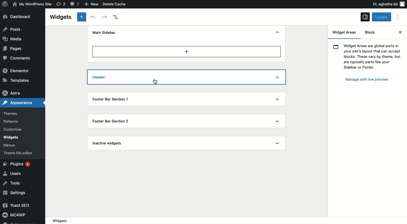 Image resolution: width=407 pixels, height=224 pixels. I want to click on Inactive widgets, so click(108, 144).